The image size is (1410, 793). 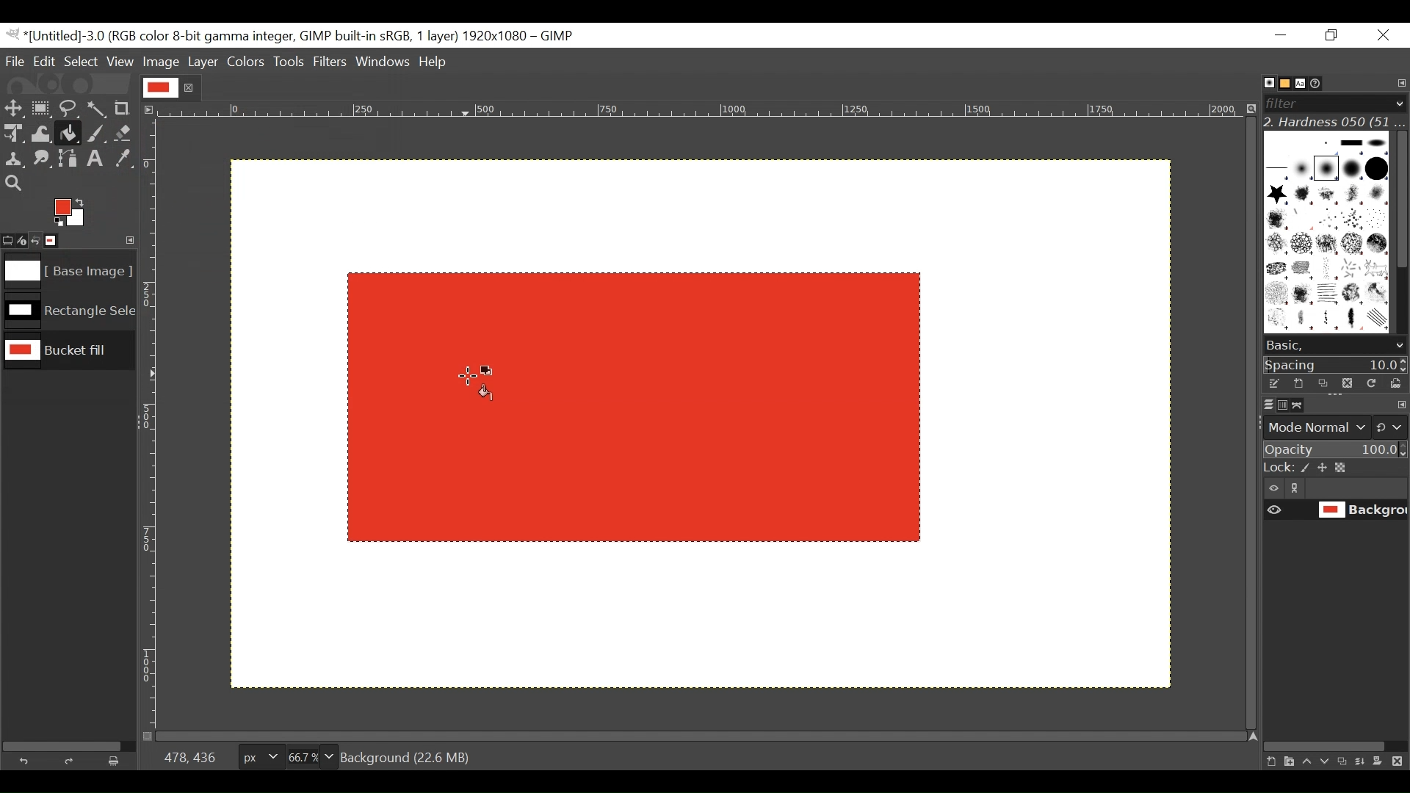 What do you see at coordinates (36, 240) in the screenshot?
I see `Undo last action` at bounding box center [36, 240].